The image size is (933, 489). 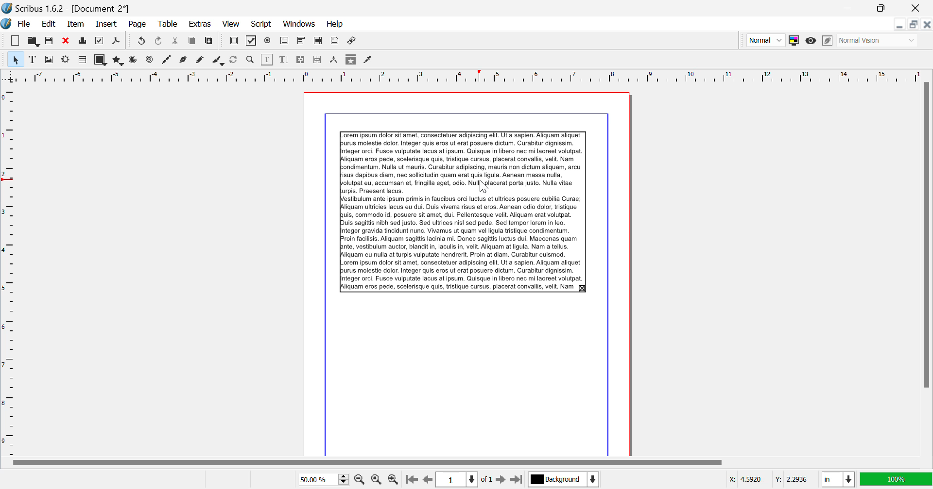 I want to click on Minimize, so click(x=915, y=24).